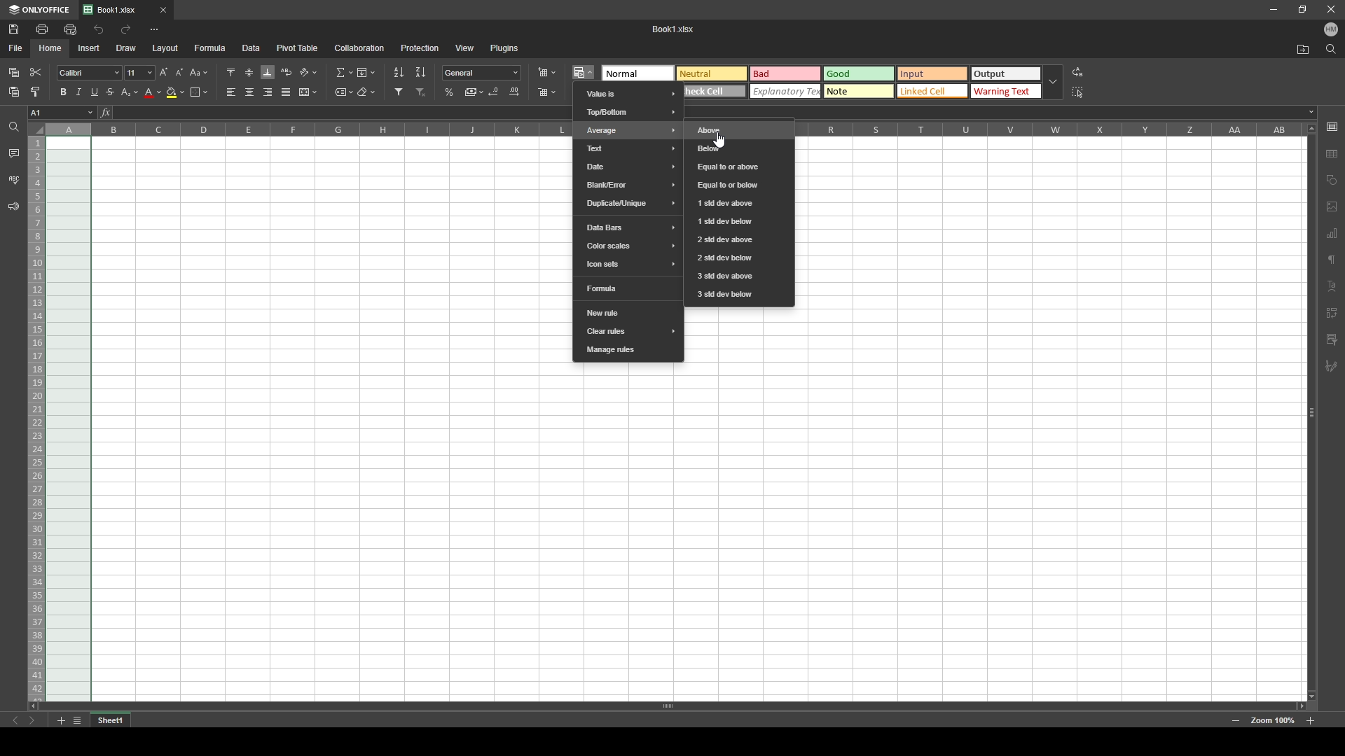 This screenshot has width=1345, height=756. What do you see at coordinates (1273, 721) in the screenshot?
I see `zoom` at bounding box center [1273, 721].